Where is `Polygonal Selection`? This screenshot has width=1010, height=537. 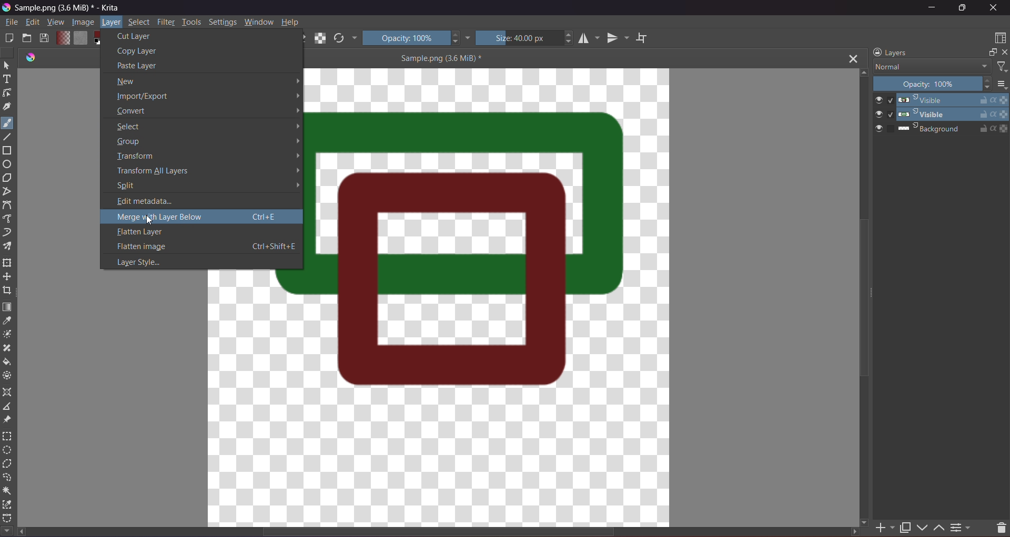
Polygonal Selection is located at coordinates (7, 465).